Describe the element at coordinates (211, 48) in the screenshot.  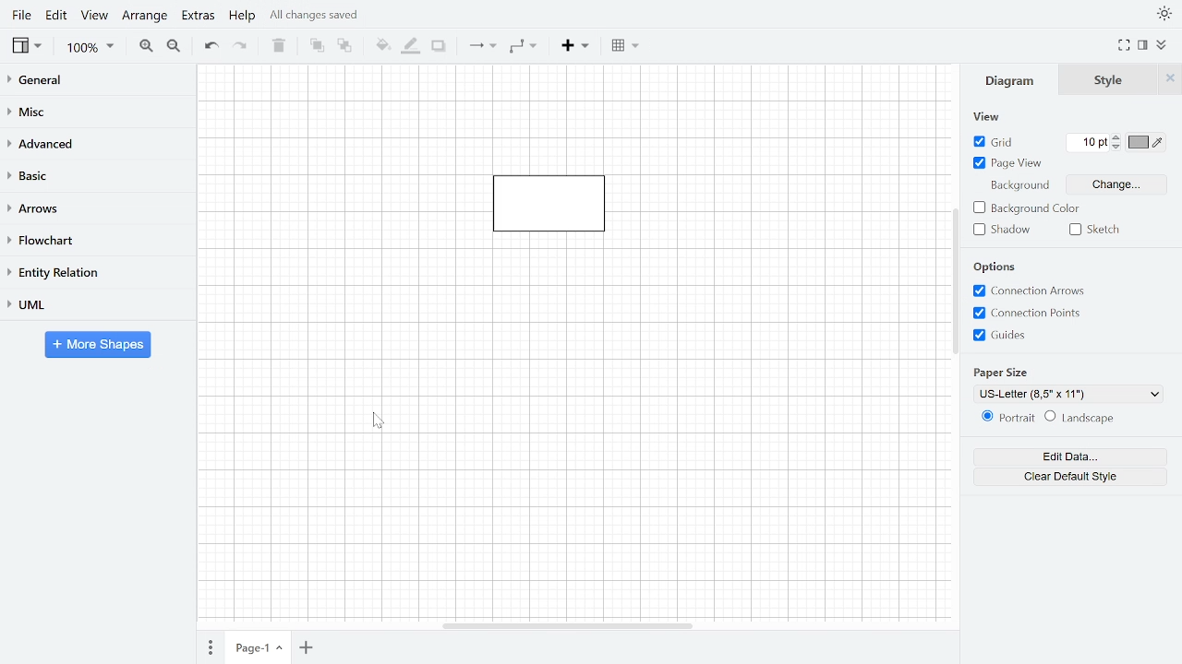
I see `Undo` at that location.